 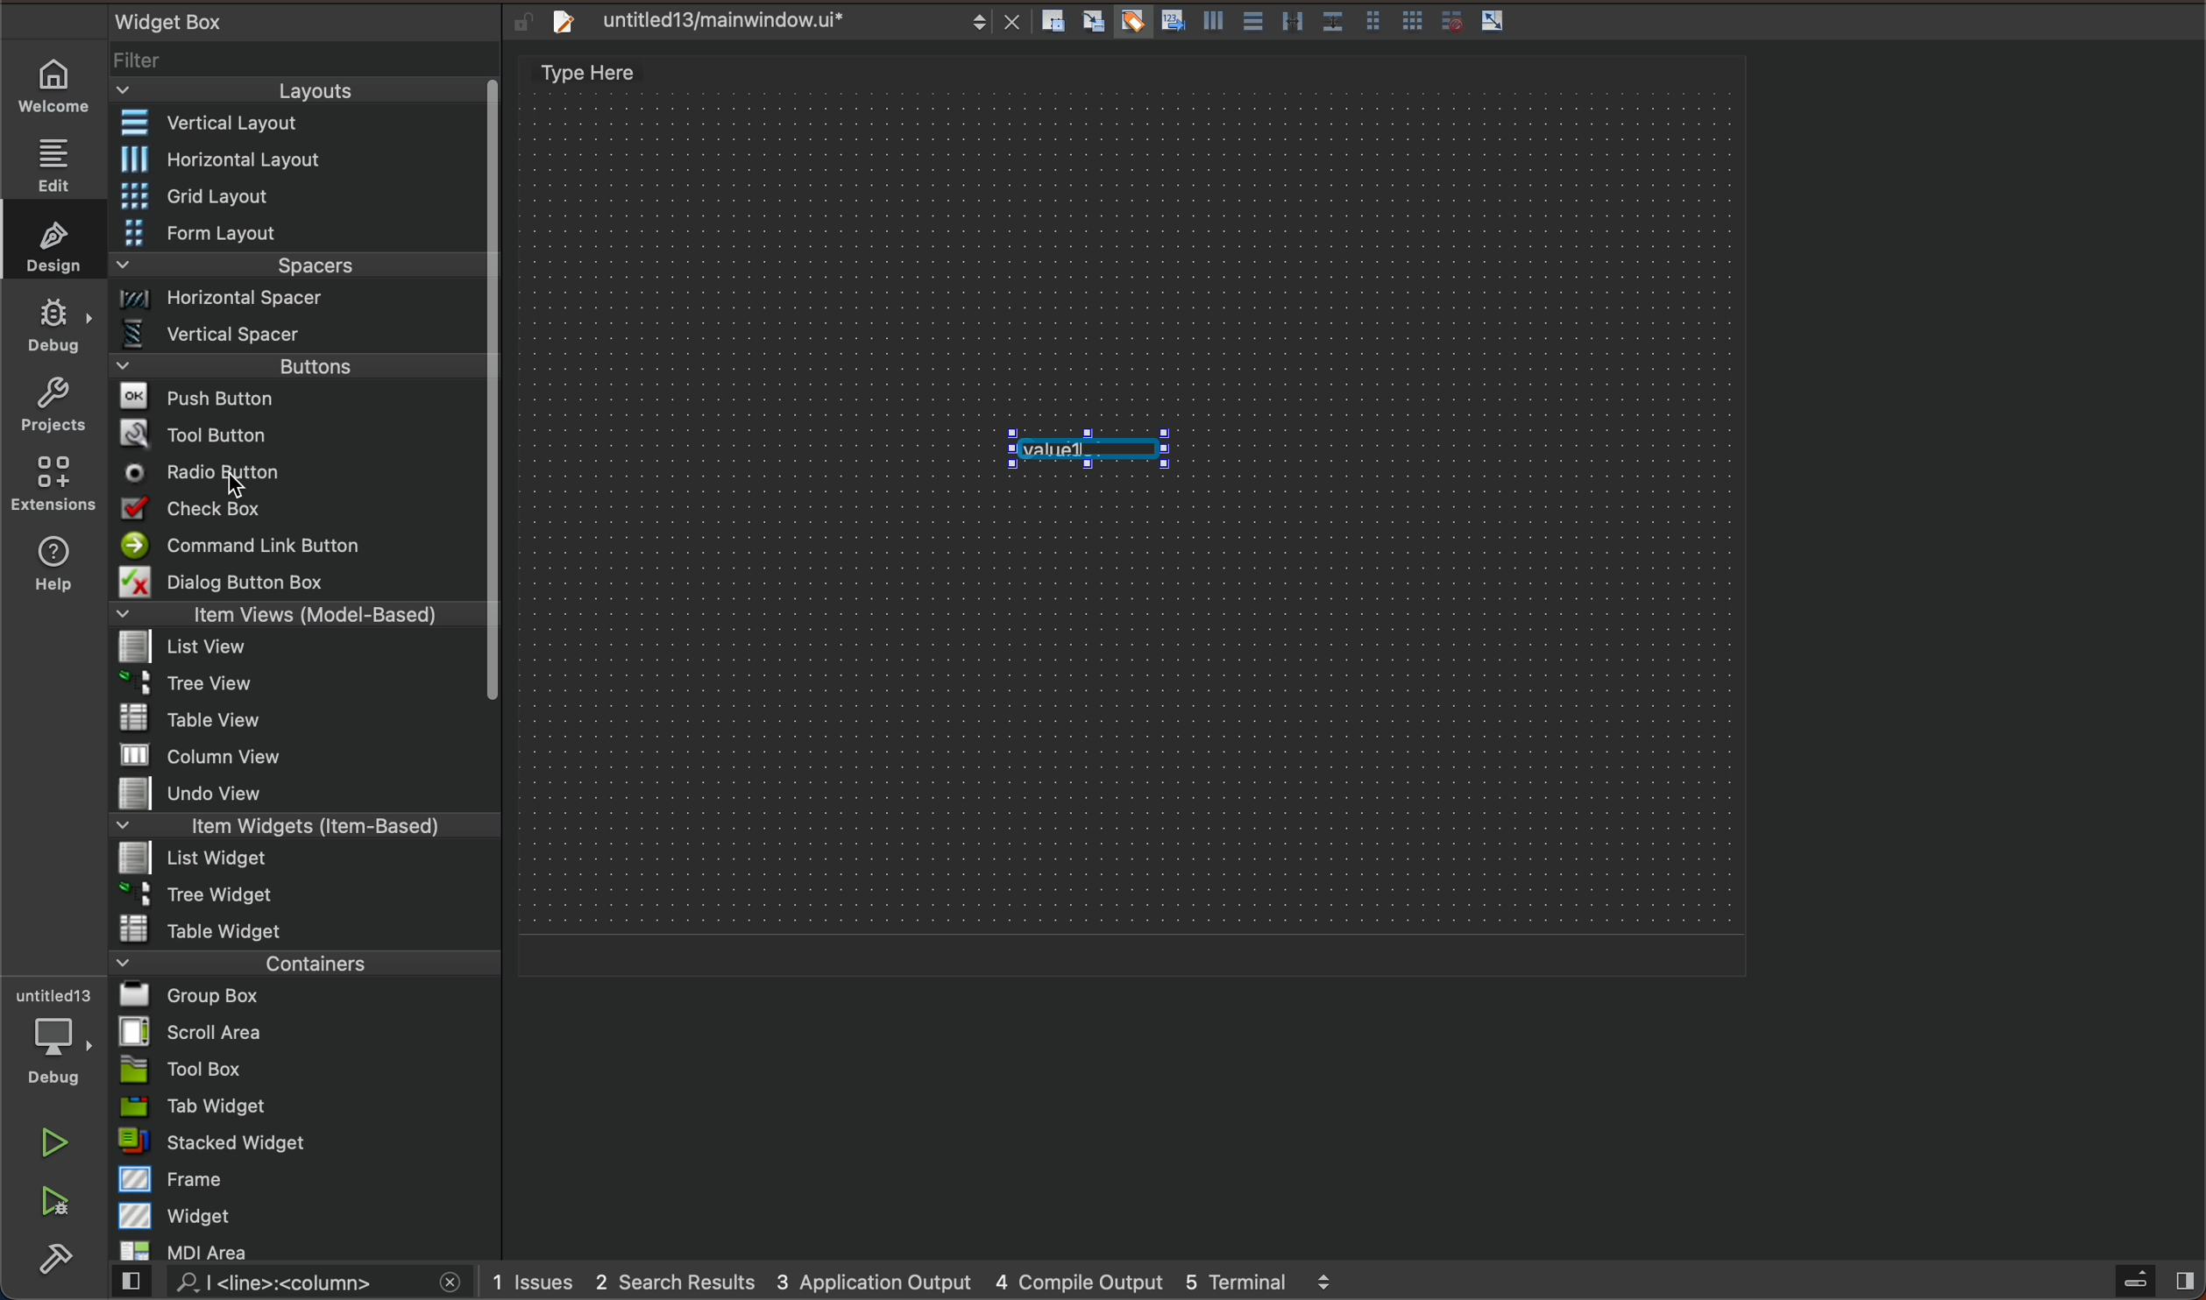 What do you see at coordinates (209, 474) in the screenshot?
I see `on key down` at bounding box center [209, 474].